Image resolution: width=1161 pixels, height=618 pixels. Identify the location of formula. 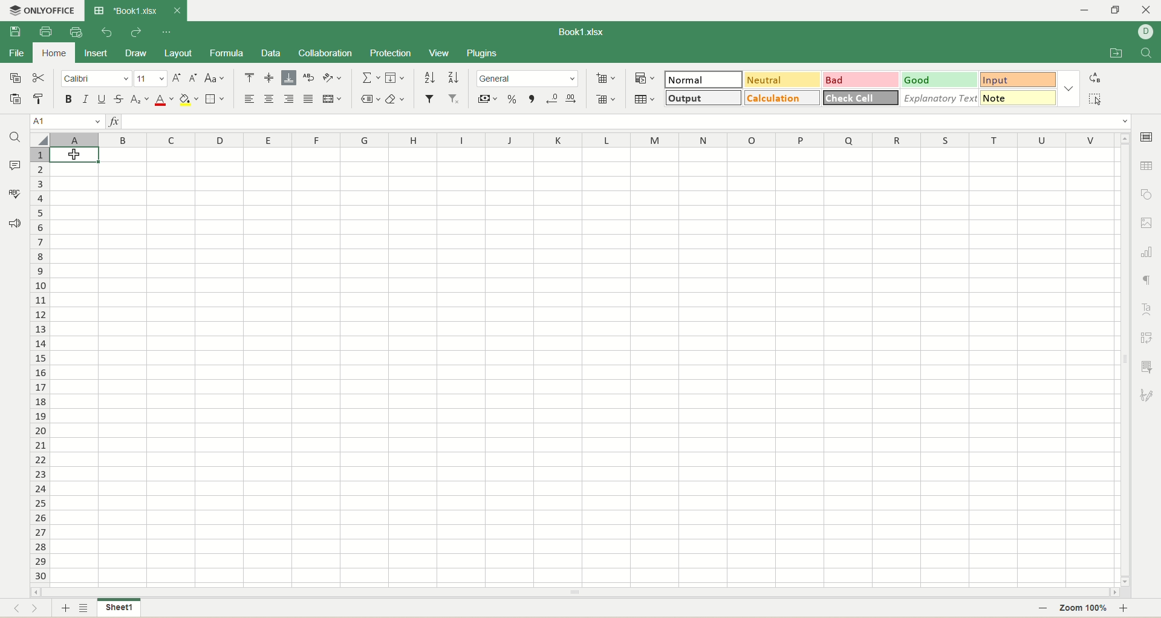
(226, 53).